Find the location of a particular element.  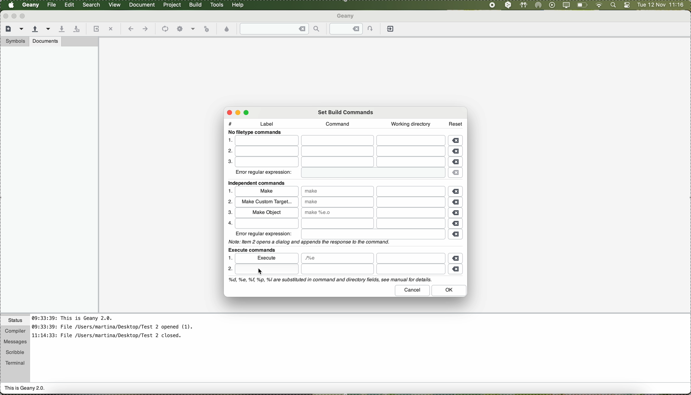

battery is located at coordinates (582, 6).